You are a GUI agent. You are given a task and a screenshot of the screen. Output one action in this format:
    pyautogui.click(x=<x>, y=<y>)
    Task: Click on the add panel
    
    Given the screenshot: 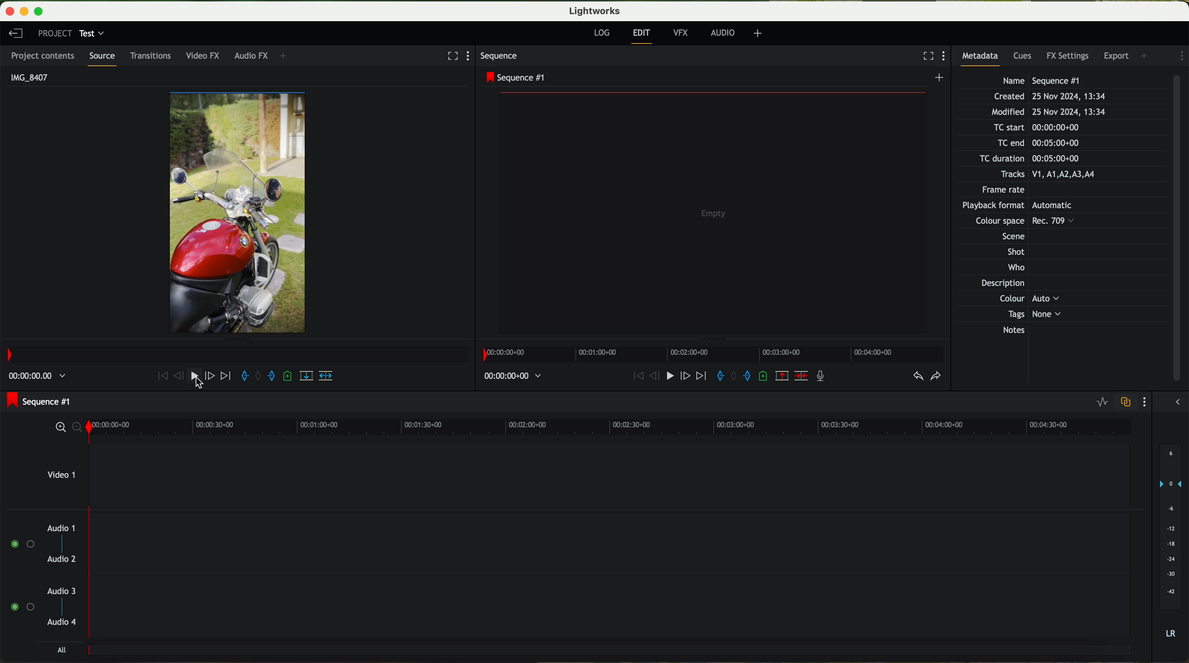 What is the action you would take?
    pyautogui.click(x=1146, y=55)
    